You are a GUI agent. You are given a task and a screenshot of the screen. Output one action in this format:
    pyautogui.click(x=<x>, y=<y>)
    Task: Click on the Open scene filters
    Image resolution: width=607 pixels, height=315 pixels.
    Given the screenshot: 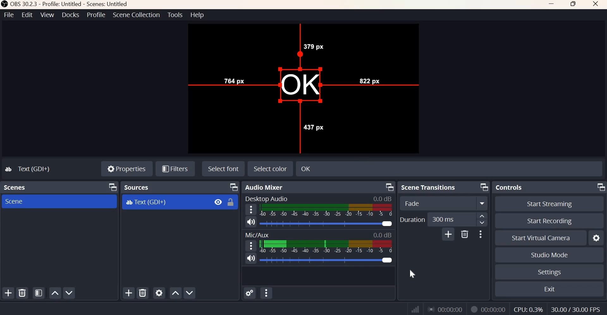 What is the action you would take?
    pyautogui.click(x=38, y=293)
    